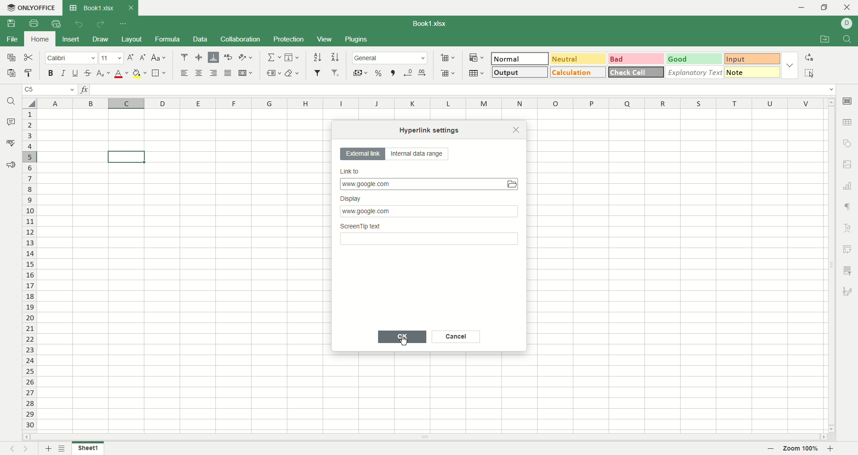 Image resolution: width=858 pixels, height=455 pixels. Describe the element at coordinates (849, 269) in the screenshot. I see `slice settings` at that location.